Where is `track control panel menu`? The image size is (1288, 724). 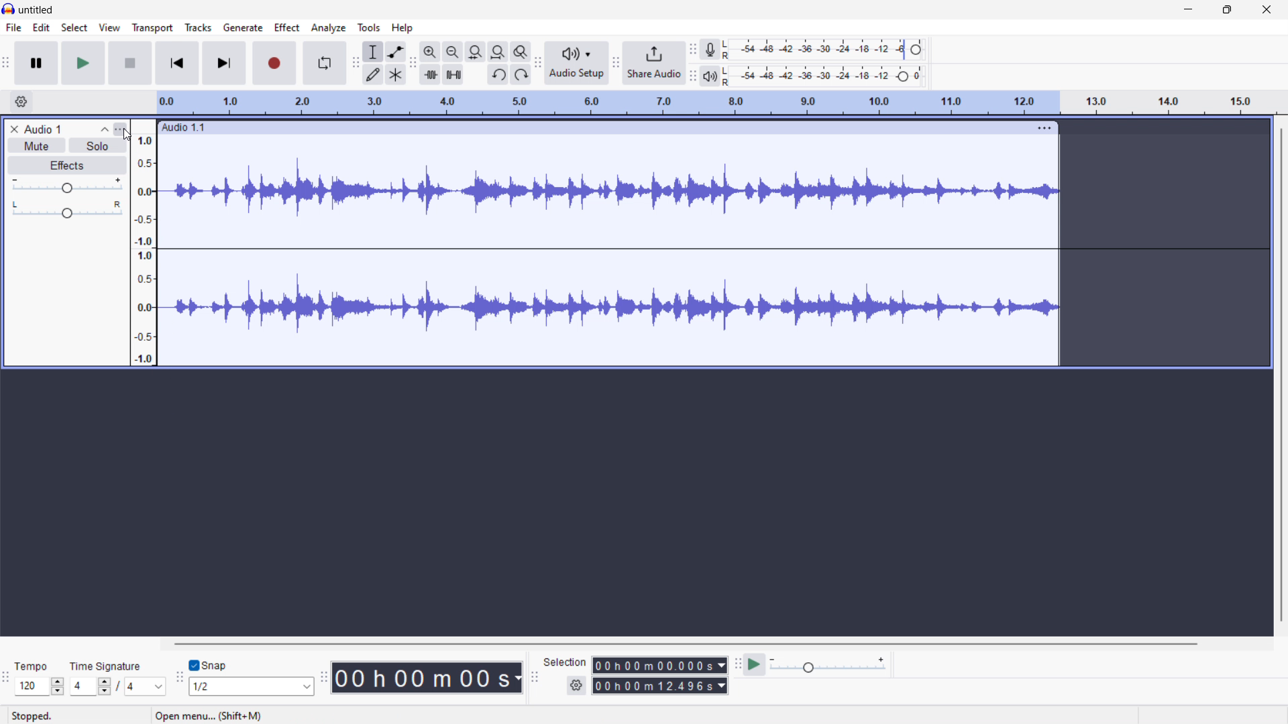 track control panel menu is located at coordinates (120, 129).